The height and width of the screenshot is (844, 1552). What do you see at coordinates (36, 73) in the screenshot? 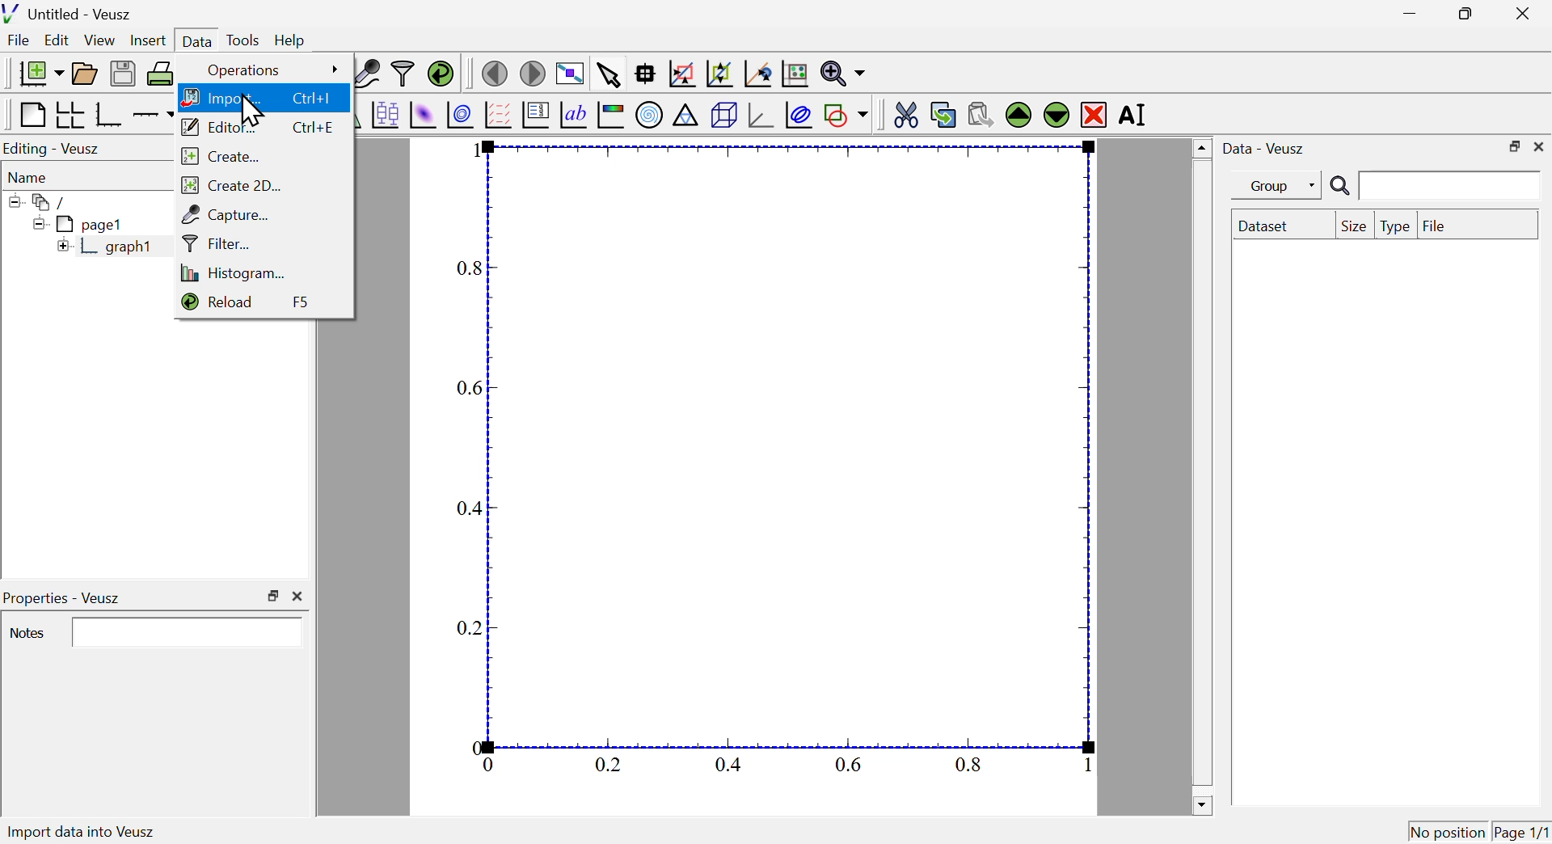
I see `new document` at bounding box center [36, 73].